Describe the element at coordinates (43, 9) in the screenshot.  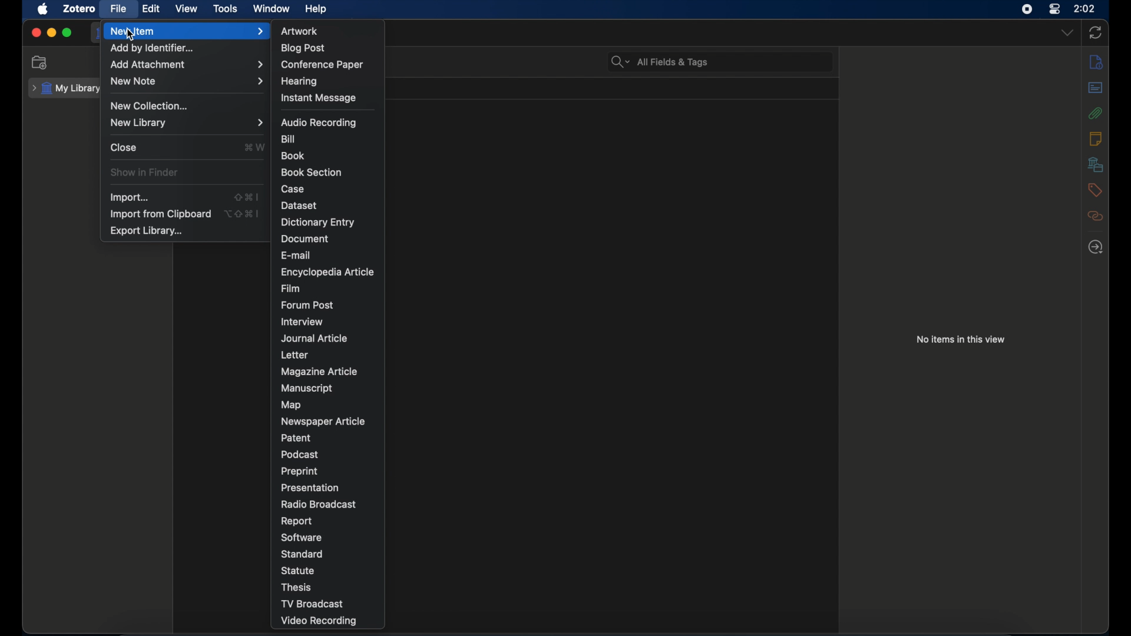
I see `apple` at that location.